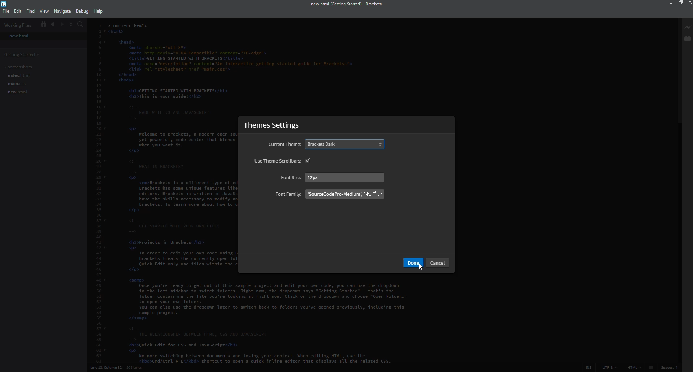 The width and height of the screenshot is (693, 372). What do you see at coordinates (17, 11) in the screenshot?
I see `edit` at bounding box center [17, 11].